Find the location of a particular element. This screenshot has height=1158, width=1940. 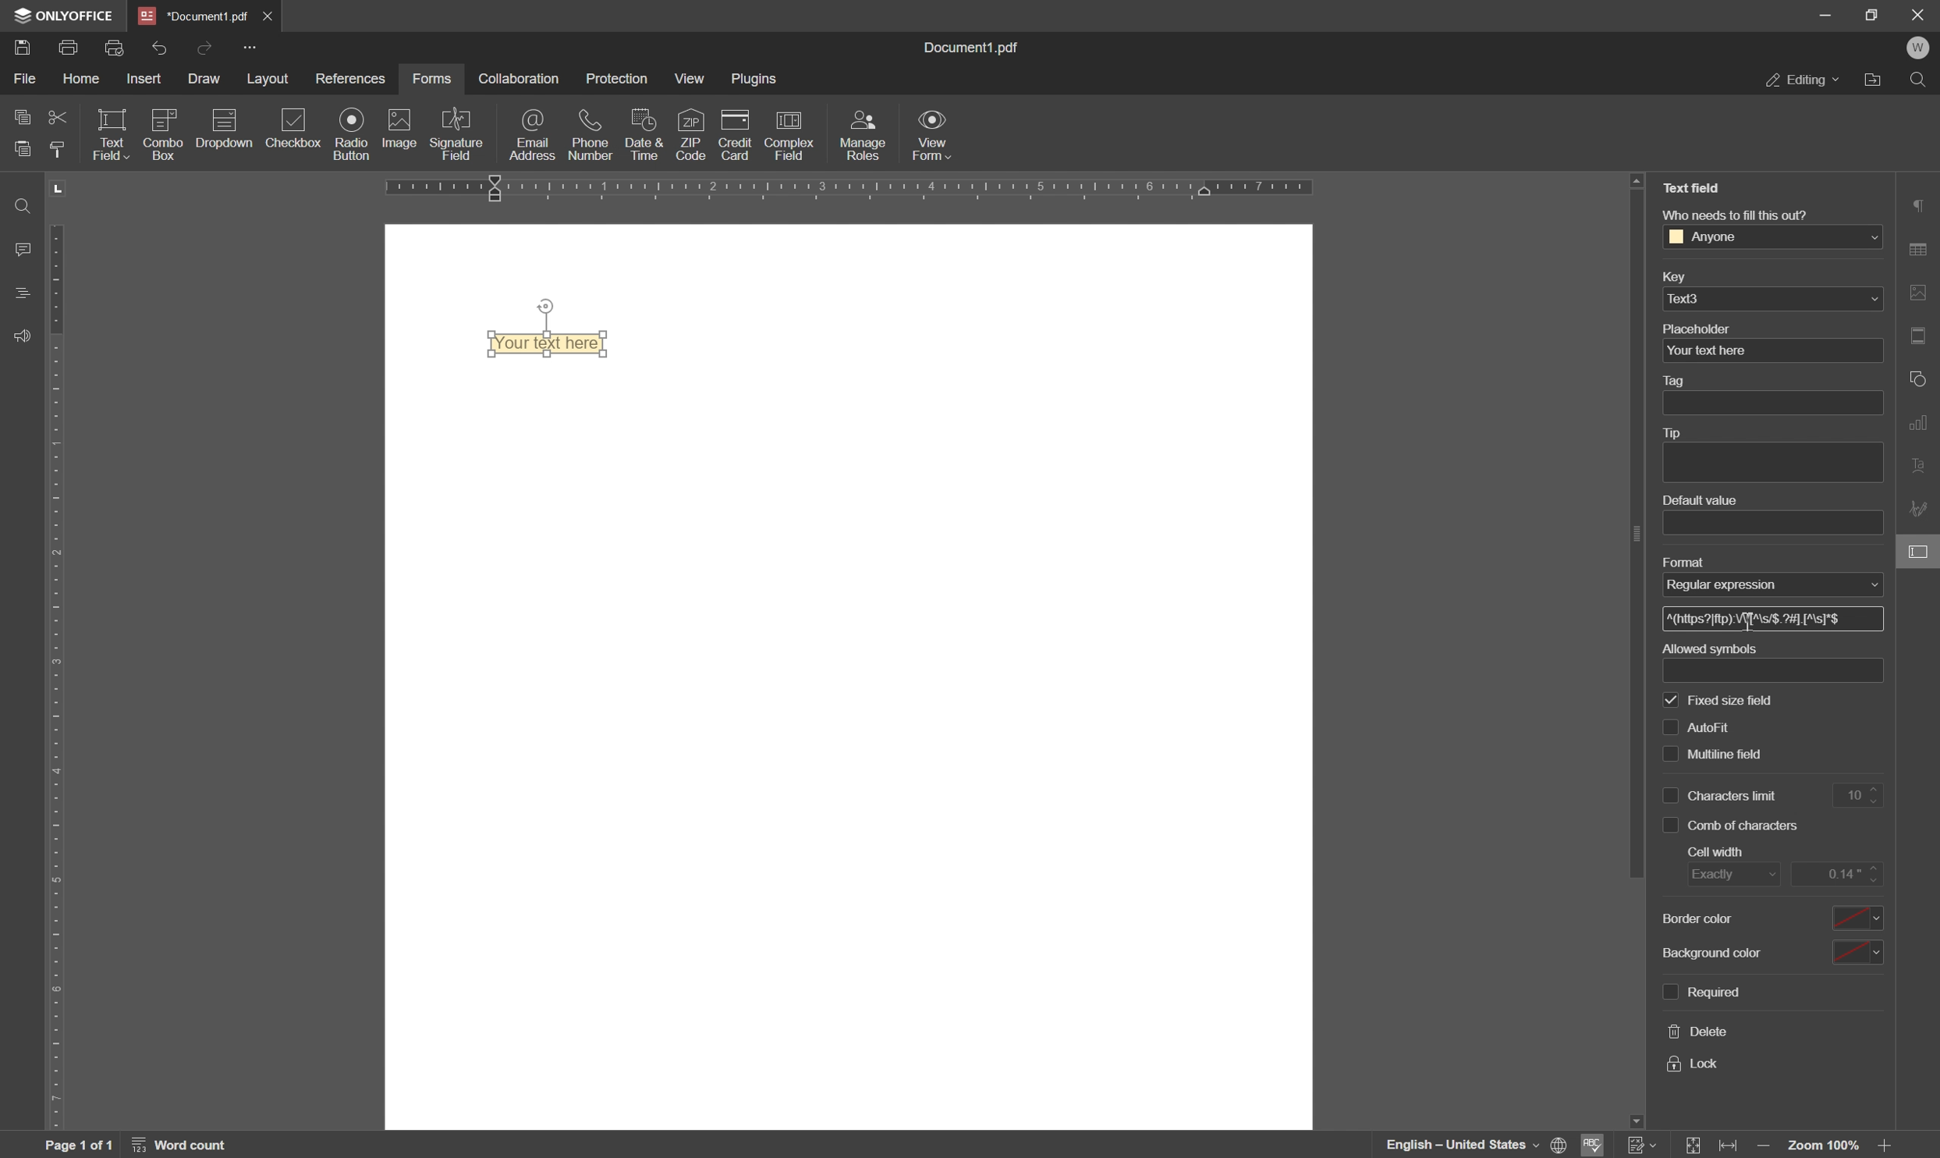

textbox is located at coordinates (1782, 670).